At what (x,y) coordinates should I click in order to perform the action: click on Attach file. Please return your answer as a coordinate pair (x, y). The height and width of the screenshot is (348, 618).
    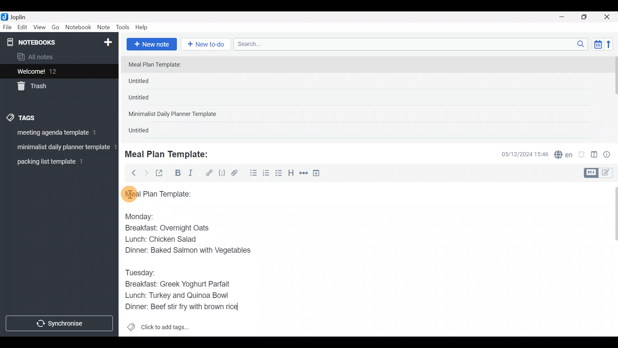
    Looking at the image, I should click on (237, 174).